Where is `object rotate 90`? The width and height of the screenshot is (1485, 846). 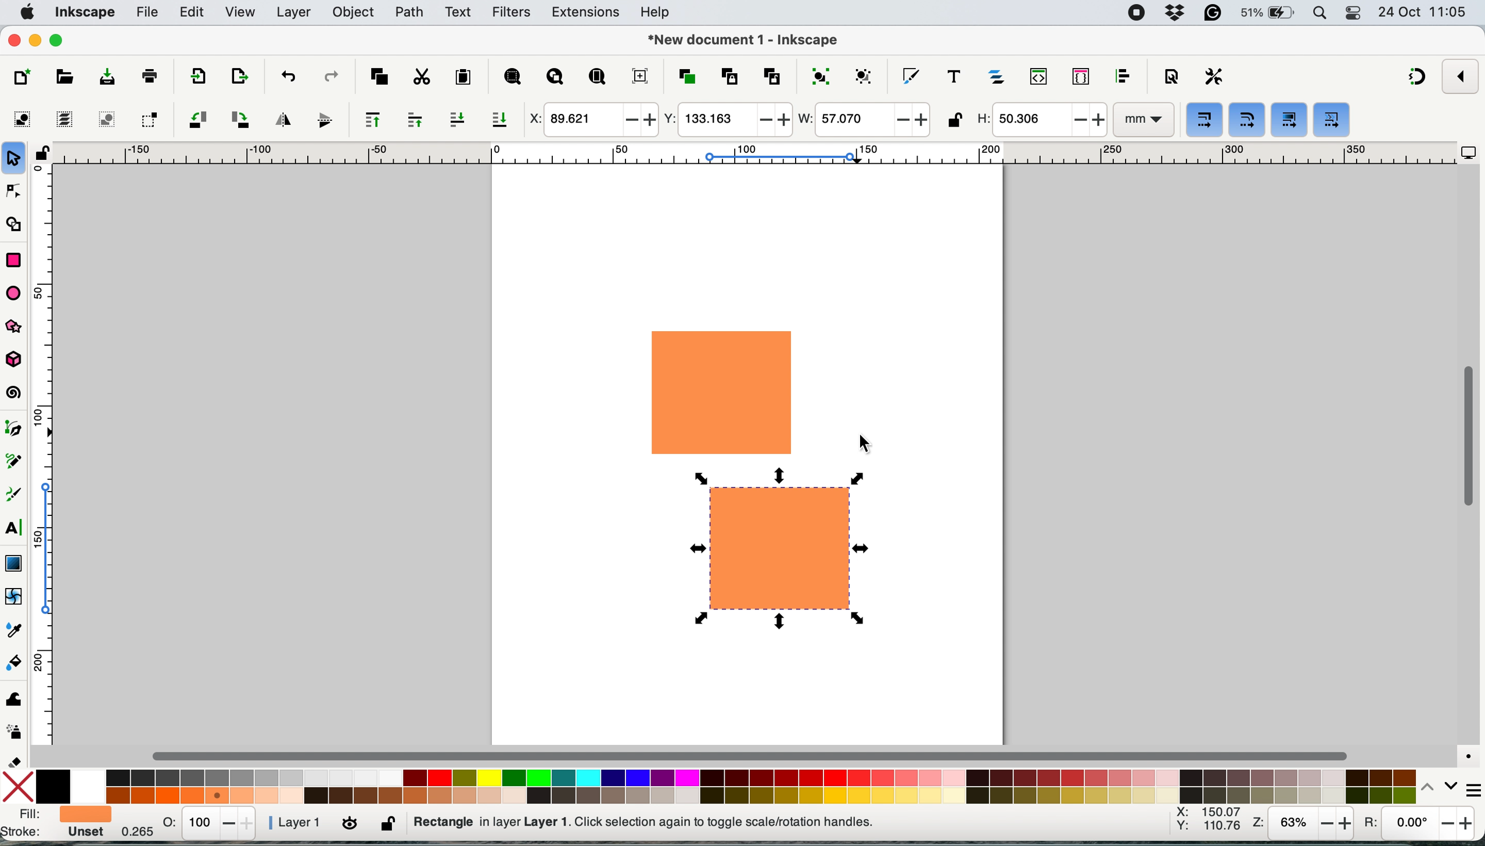 object rotate 90 is located at coordinates (239, 119).